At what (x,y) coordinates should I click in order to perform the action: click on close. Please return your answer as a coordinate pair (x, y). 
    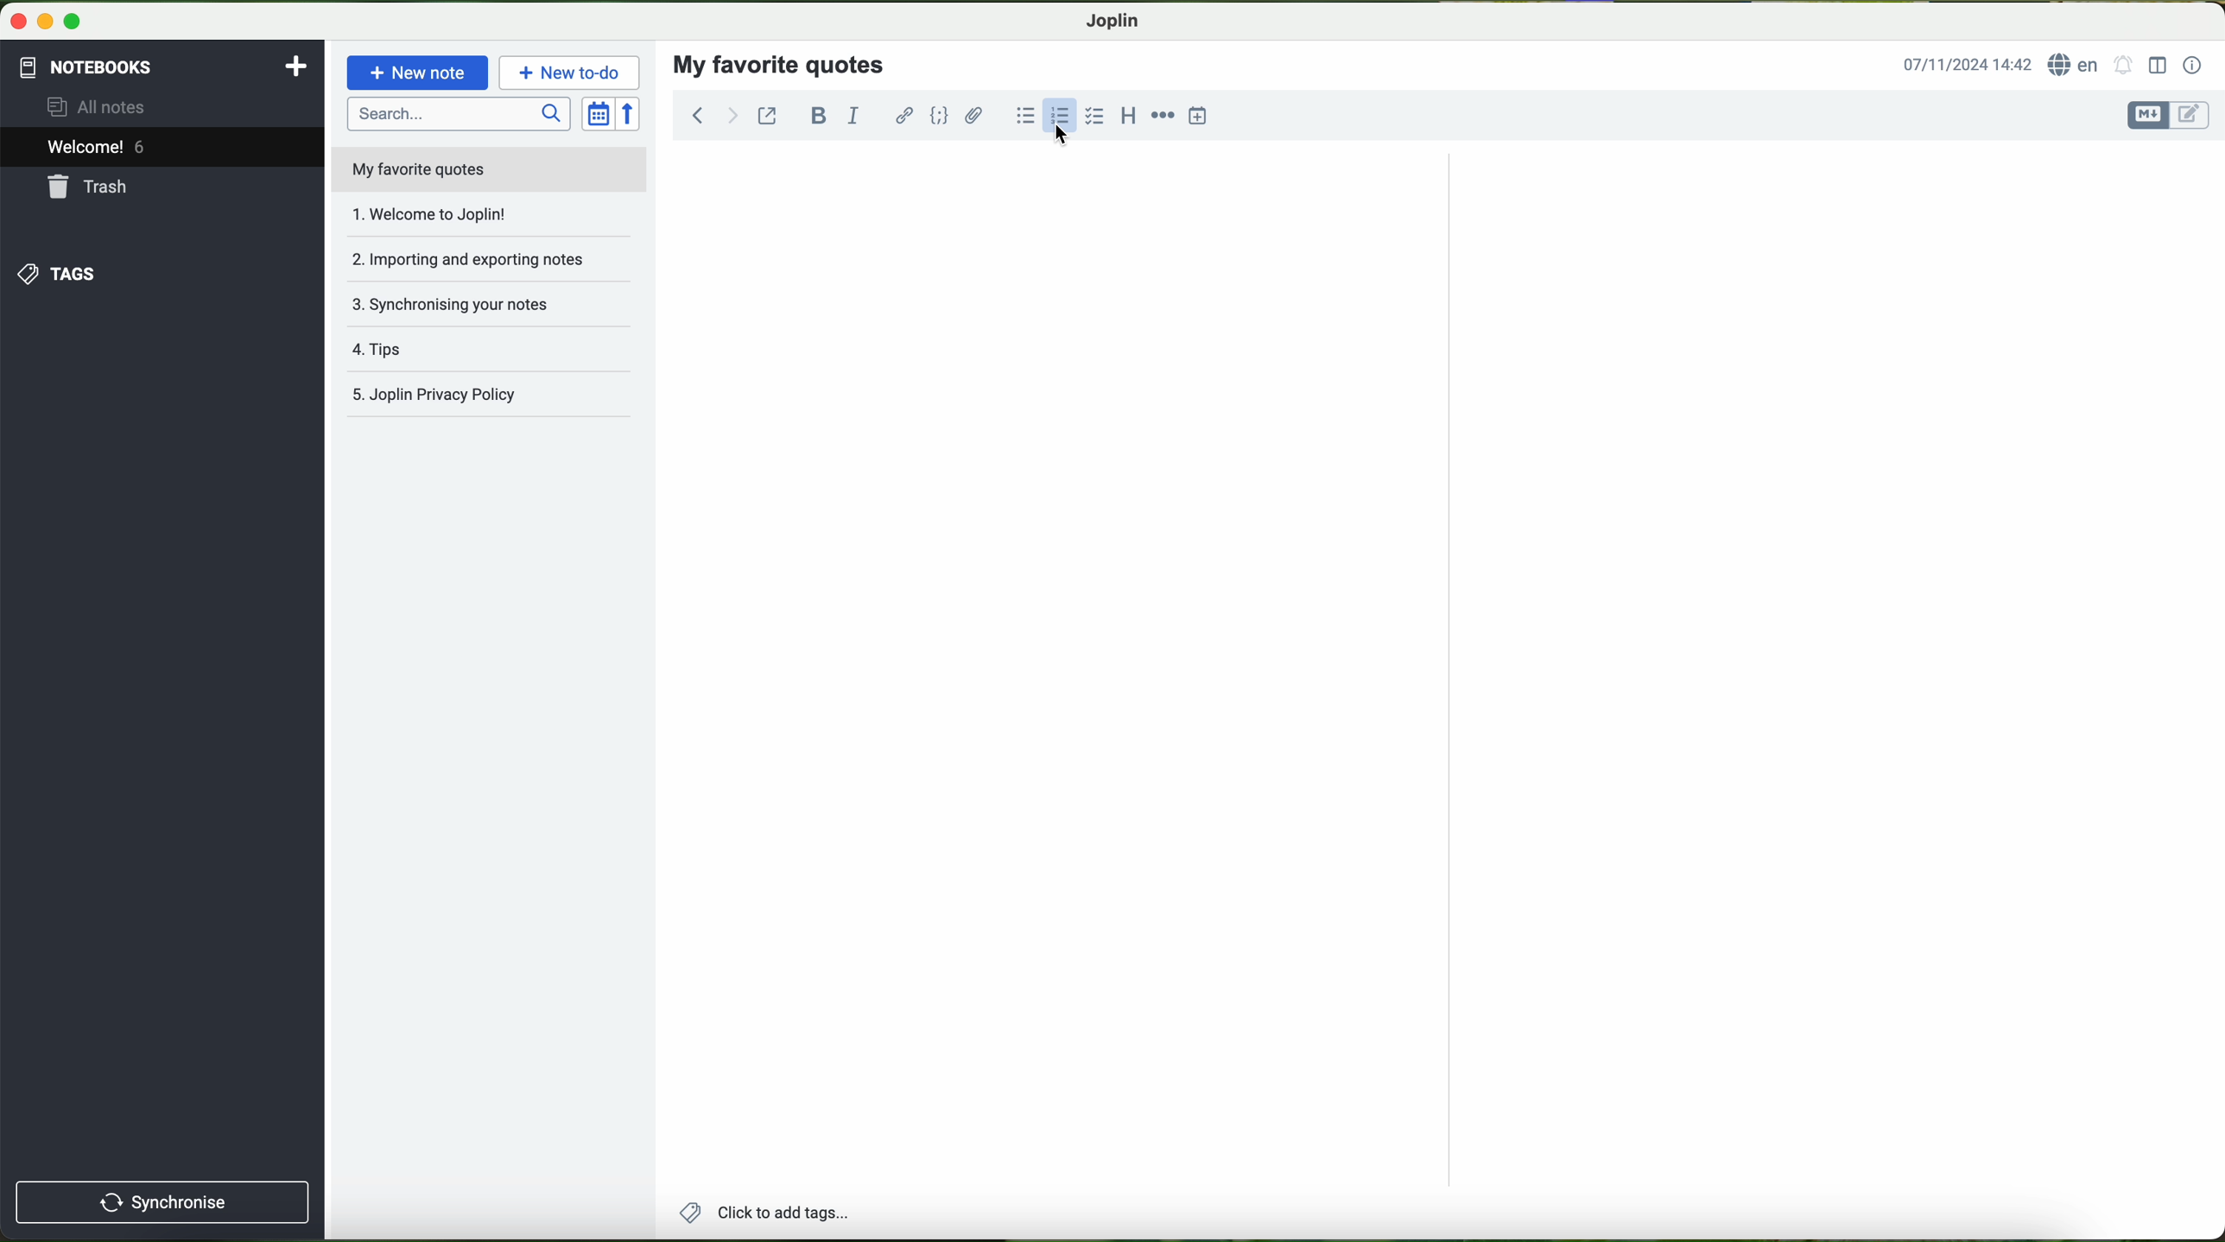
    Looking at the image, I should click on (14, 25).